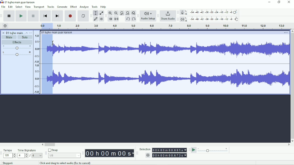  What do you see at coordinates (138, 16) in the screenshot?
I see `Audacity audio setup toolbar` at bounding box center [138, 16].